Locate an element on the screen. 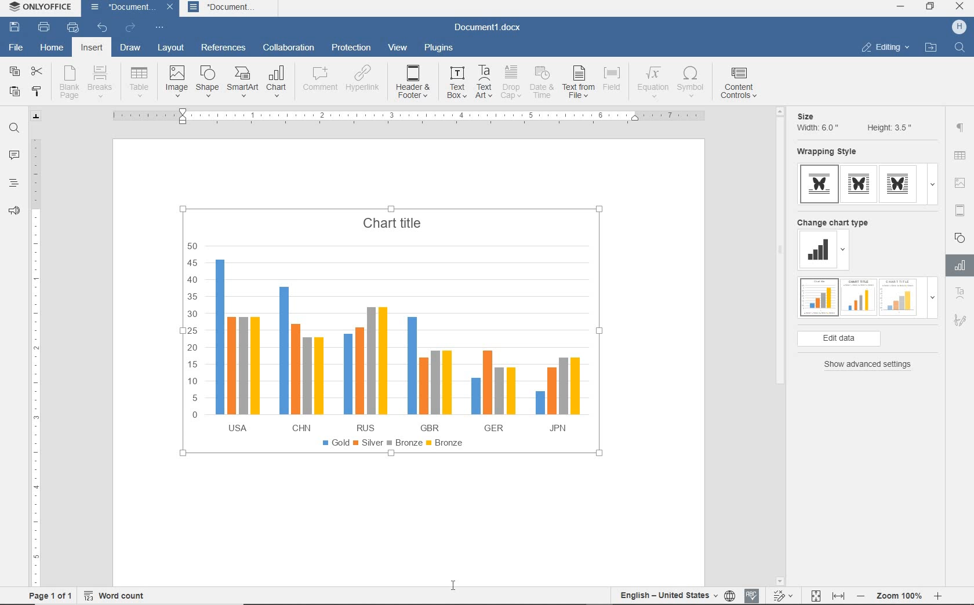 The image size is (974, 605). scrollbar is located at coordinates (779, 345).